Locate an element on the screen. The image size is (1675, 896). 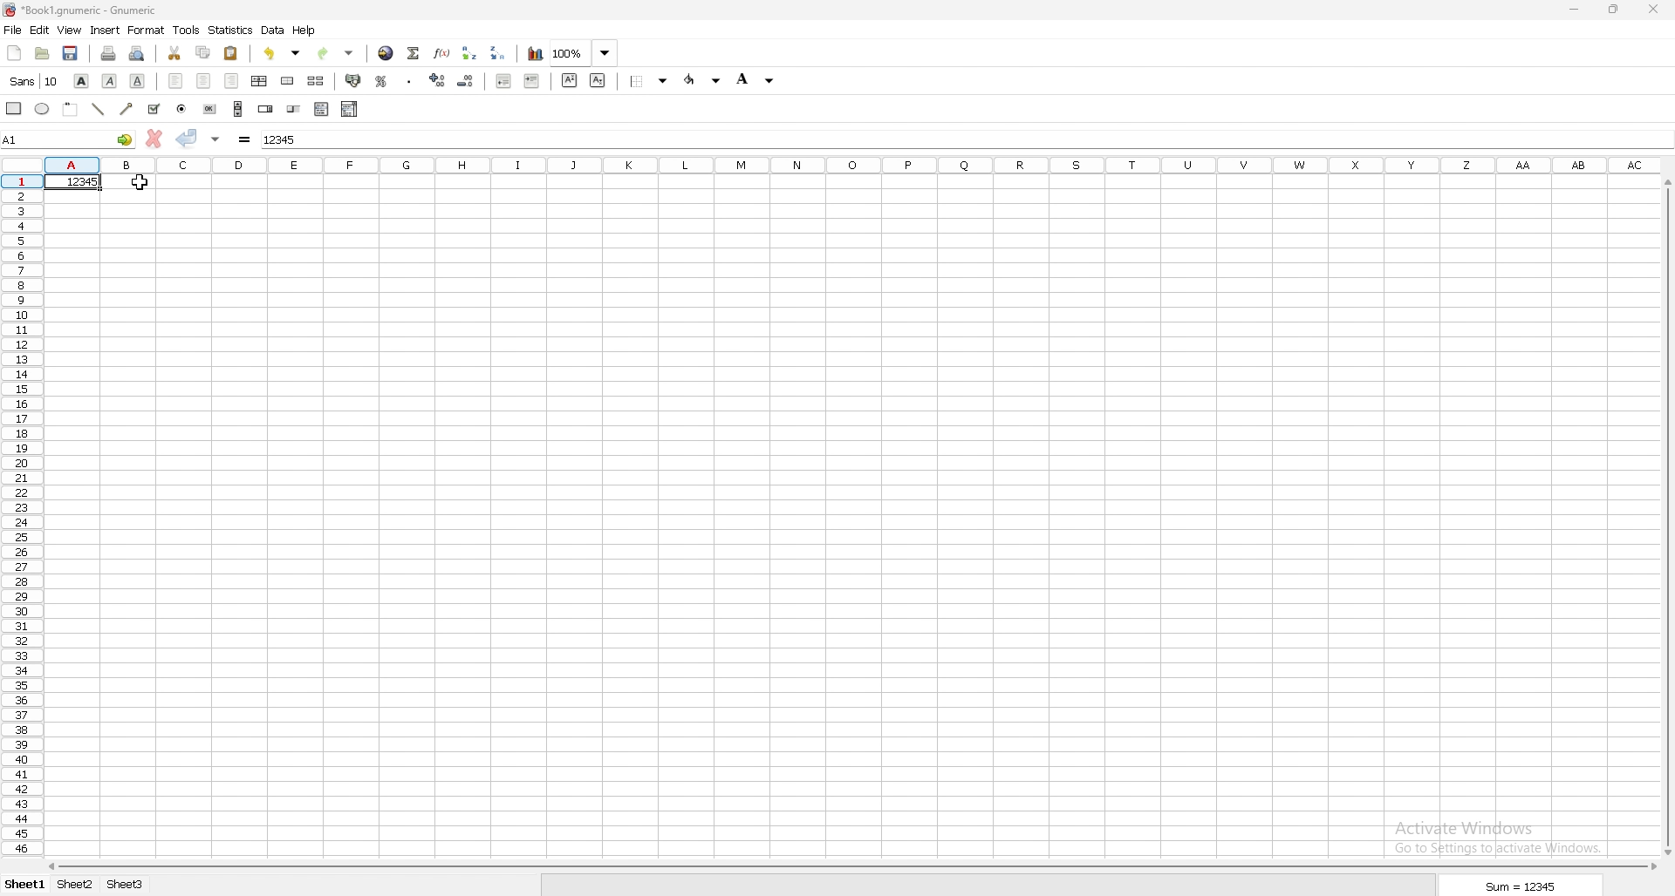
percentage is located at coordinates (381, 80).